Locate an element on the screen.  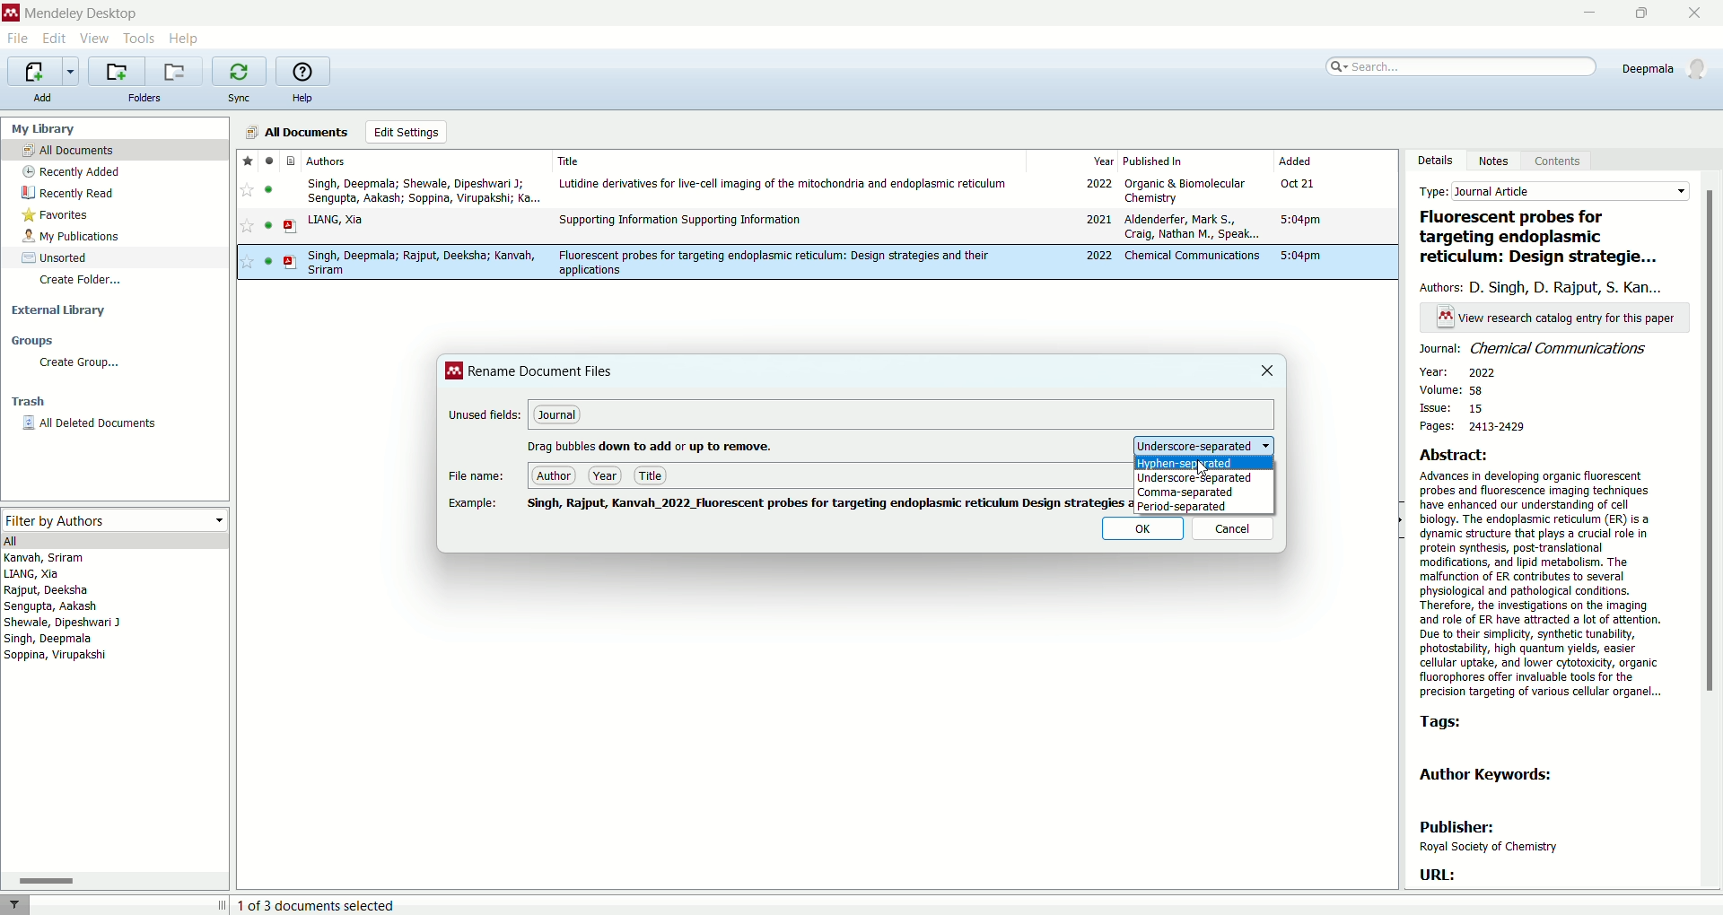
favorite is located at coordinates (245, 229).